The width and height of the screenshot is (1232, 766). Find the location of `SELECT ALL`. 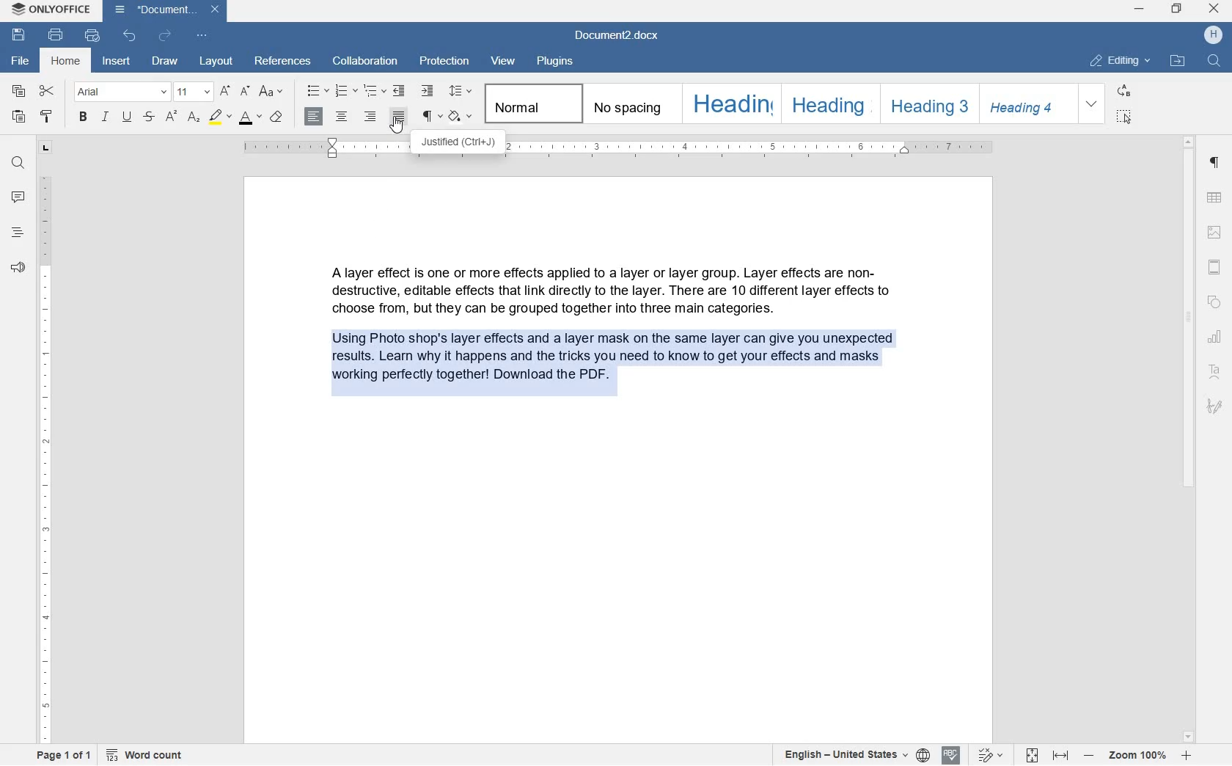

SELECT ALL is located at coordinates (1123, 117).